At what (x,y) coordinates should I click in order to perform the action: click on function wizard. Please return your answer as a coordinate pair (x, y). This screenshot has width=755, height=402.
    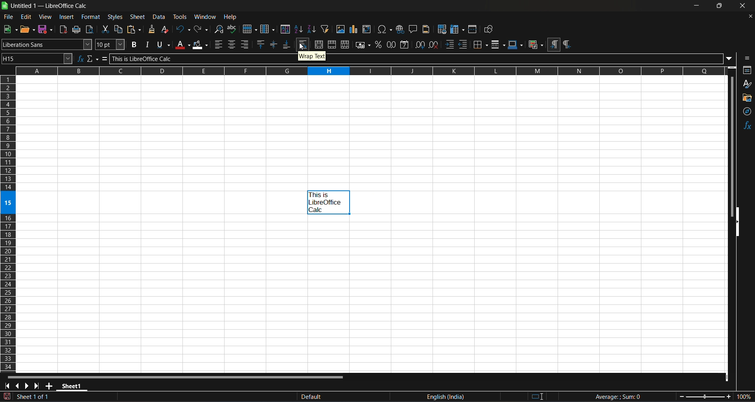
    Looking at the image, I should click on (81, 59).